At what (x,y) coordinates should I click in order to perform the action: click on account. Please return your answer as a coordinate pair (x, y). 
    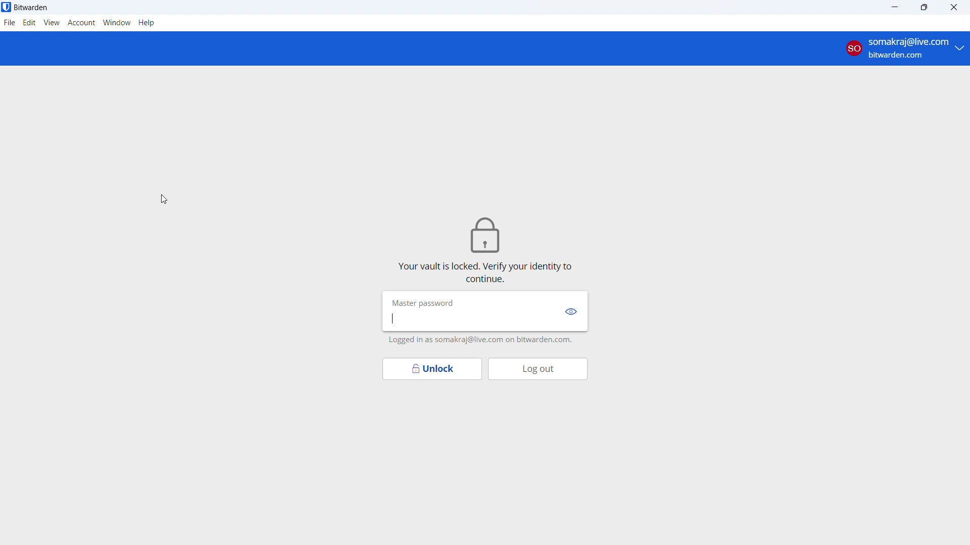
    Looking at the image, I should click on (904, 48).